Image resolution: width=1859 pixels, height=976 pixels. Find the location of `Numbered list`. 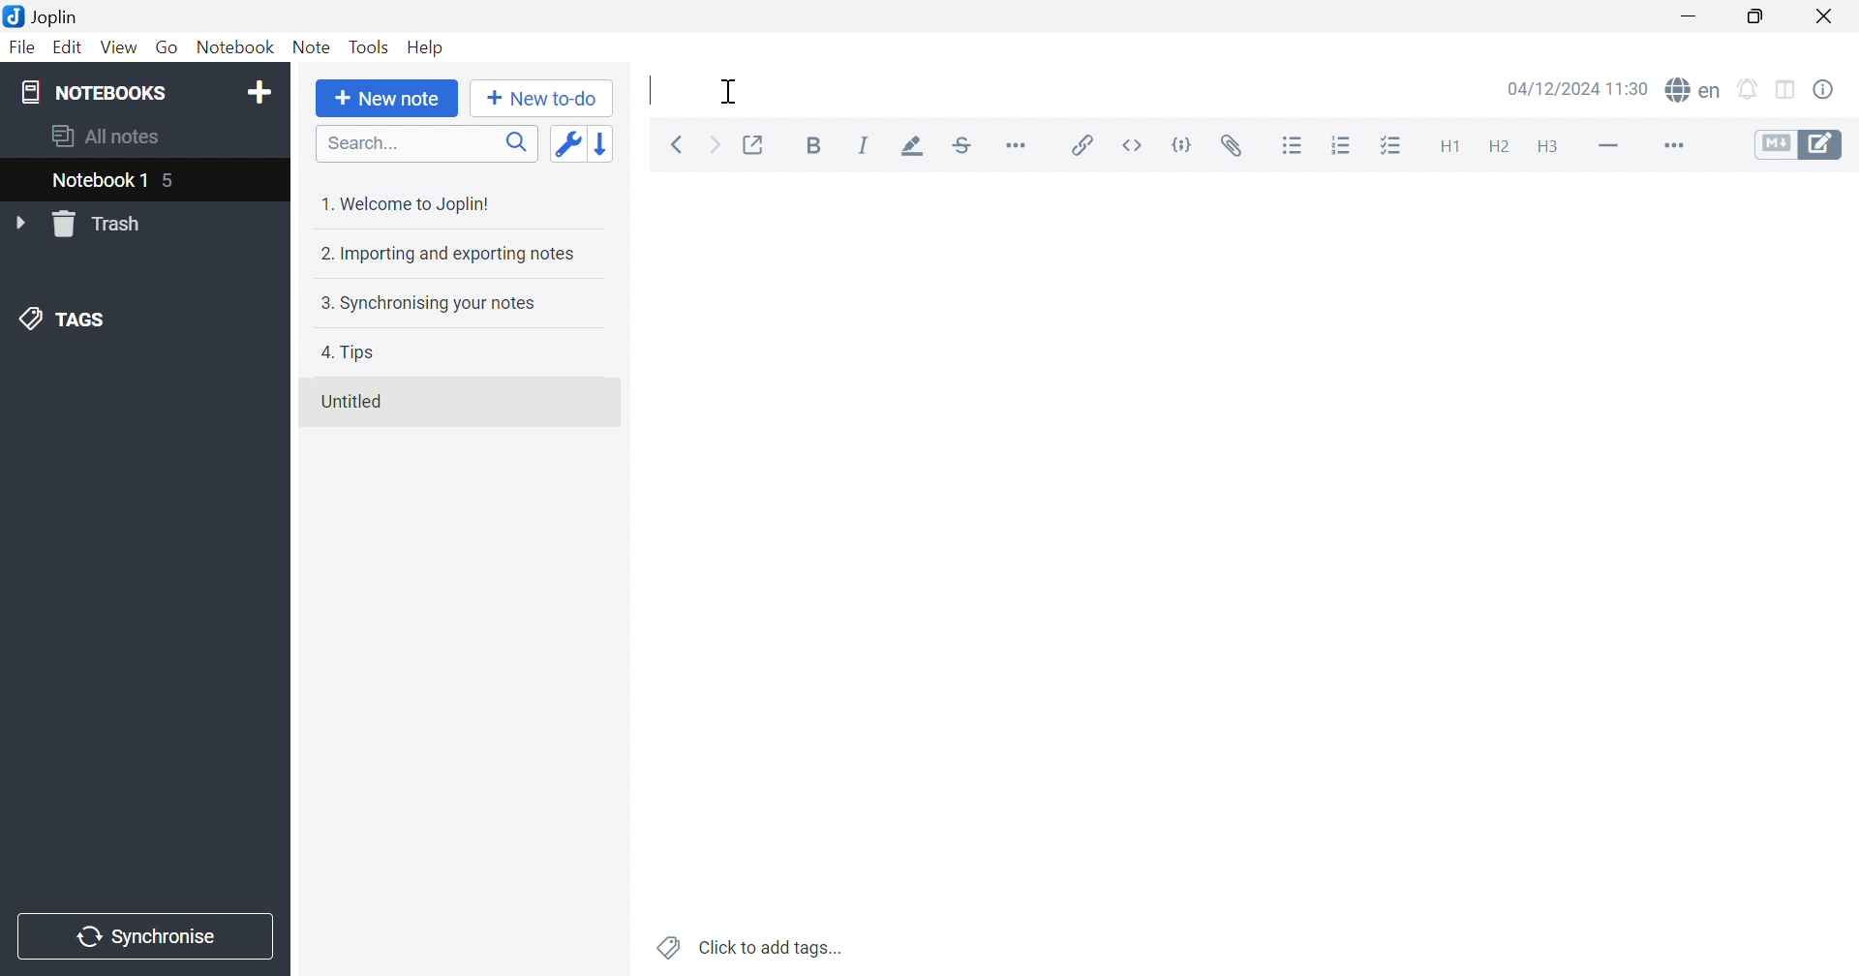

Numbered list is located at coordinates (1340, 145).